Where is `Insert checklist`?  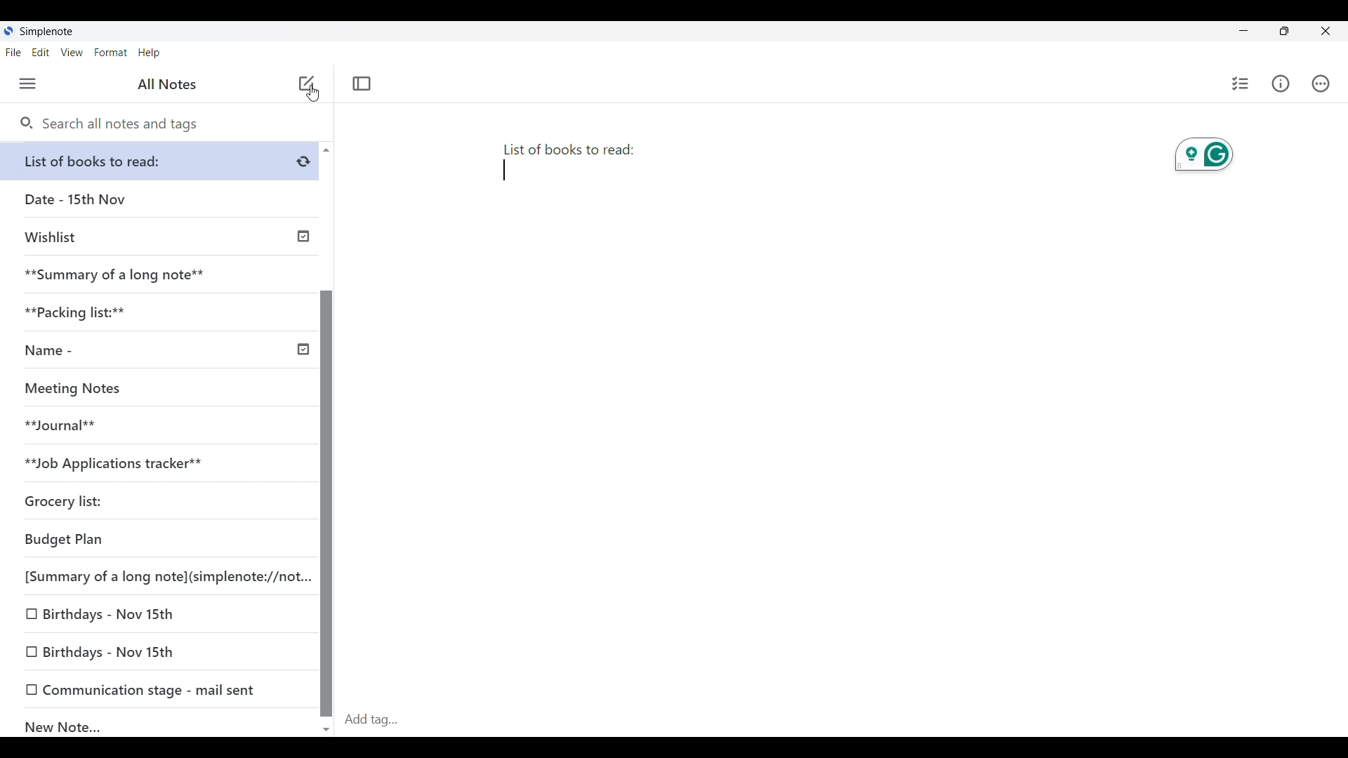
Insert checklist is located at coordinates (1241, 84).